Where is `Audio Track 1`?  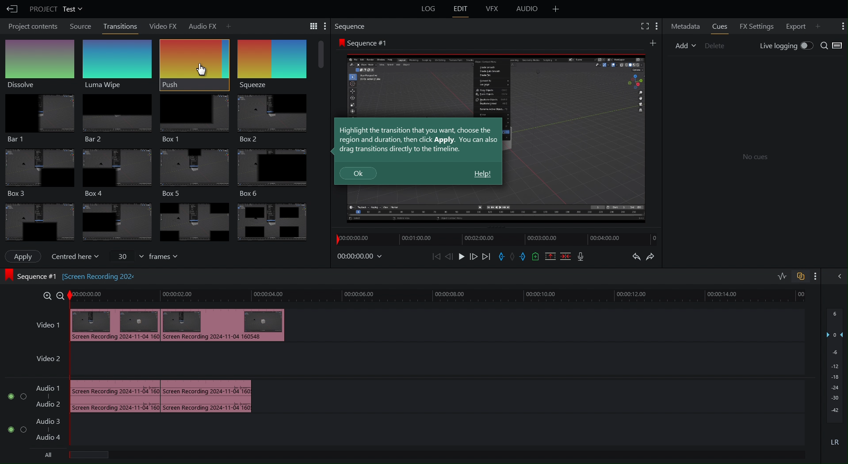 Audio Track 1 is located at coordinates (48, 386).